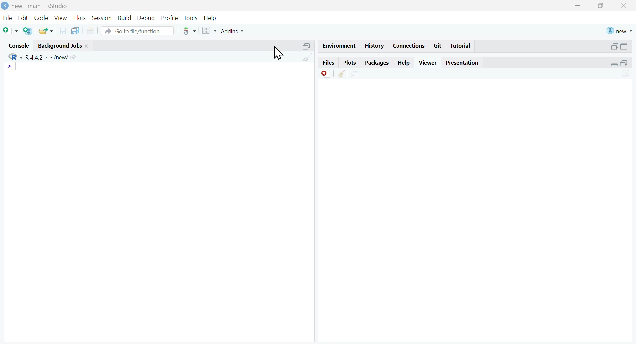 Image resolution: width=636 pixels, height=344 pixels. I want to click on Tutorial , so click(461, 46).